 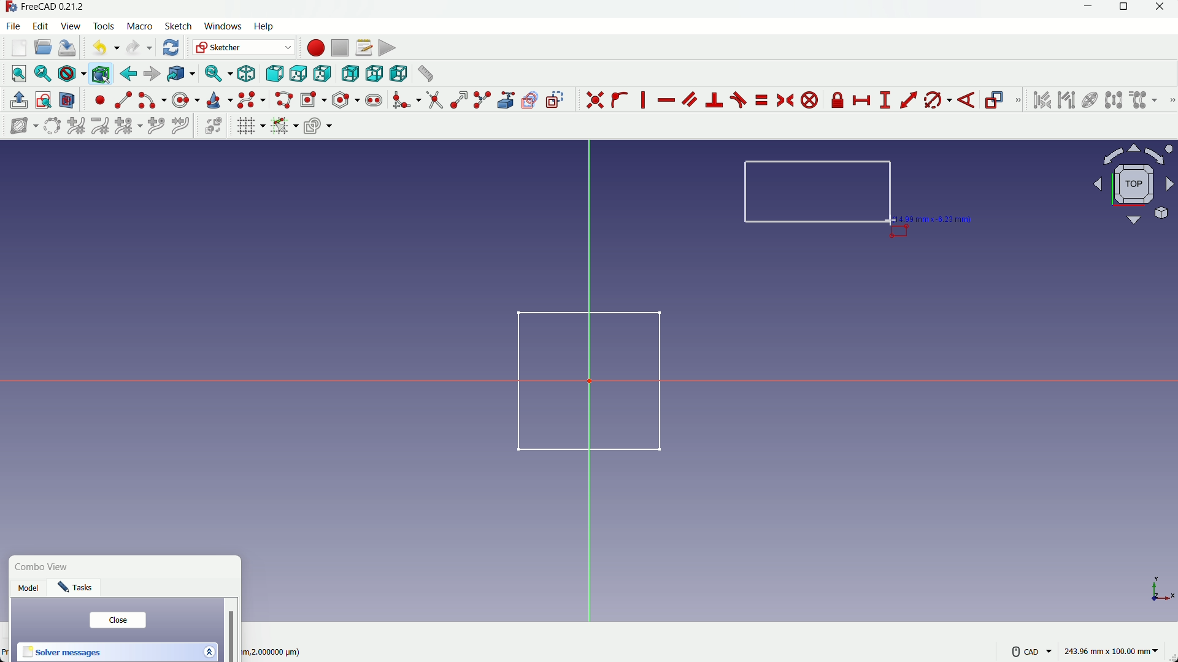 I want to click on toggle snap, so click(x=284, y=125).